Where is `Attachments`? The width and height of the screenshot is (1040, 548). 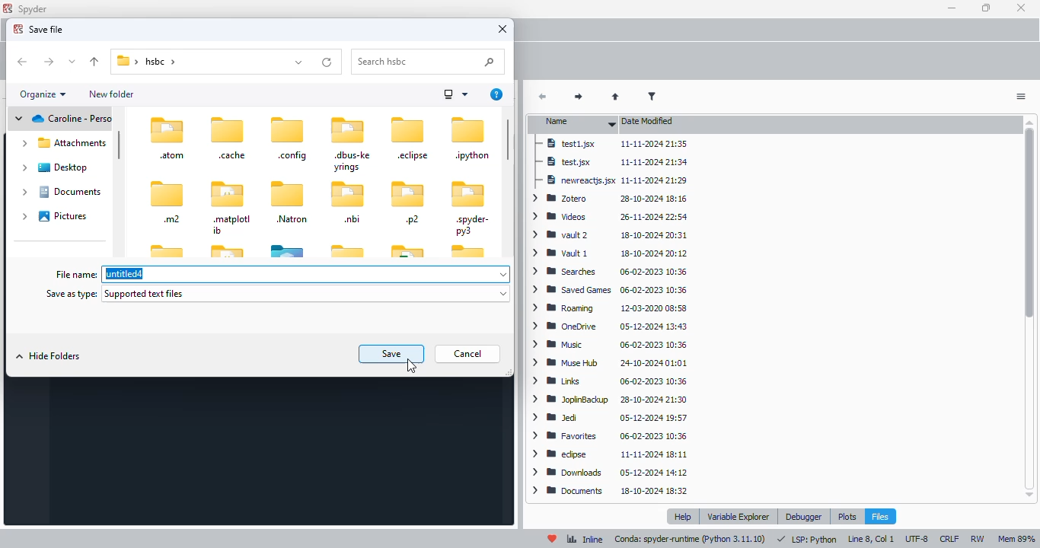 Attachments is located at coordinates (62, 144).